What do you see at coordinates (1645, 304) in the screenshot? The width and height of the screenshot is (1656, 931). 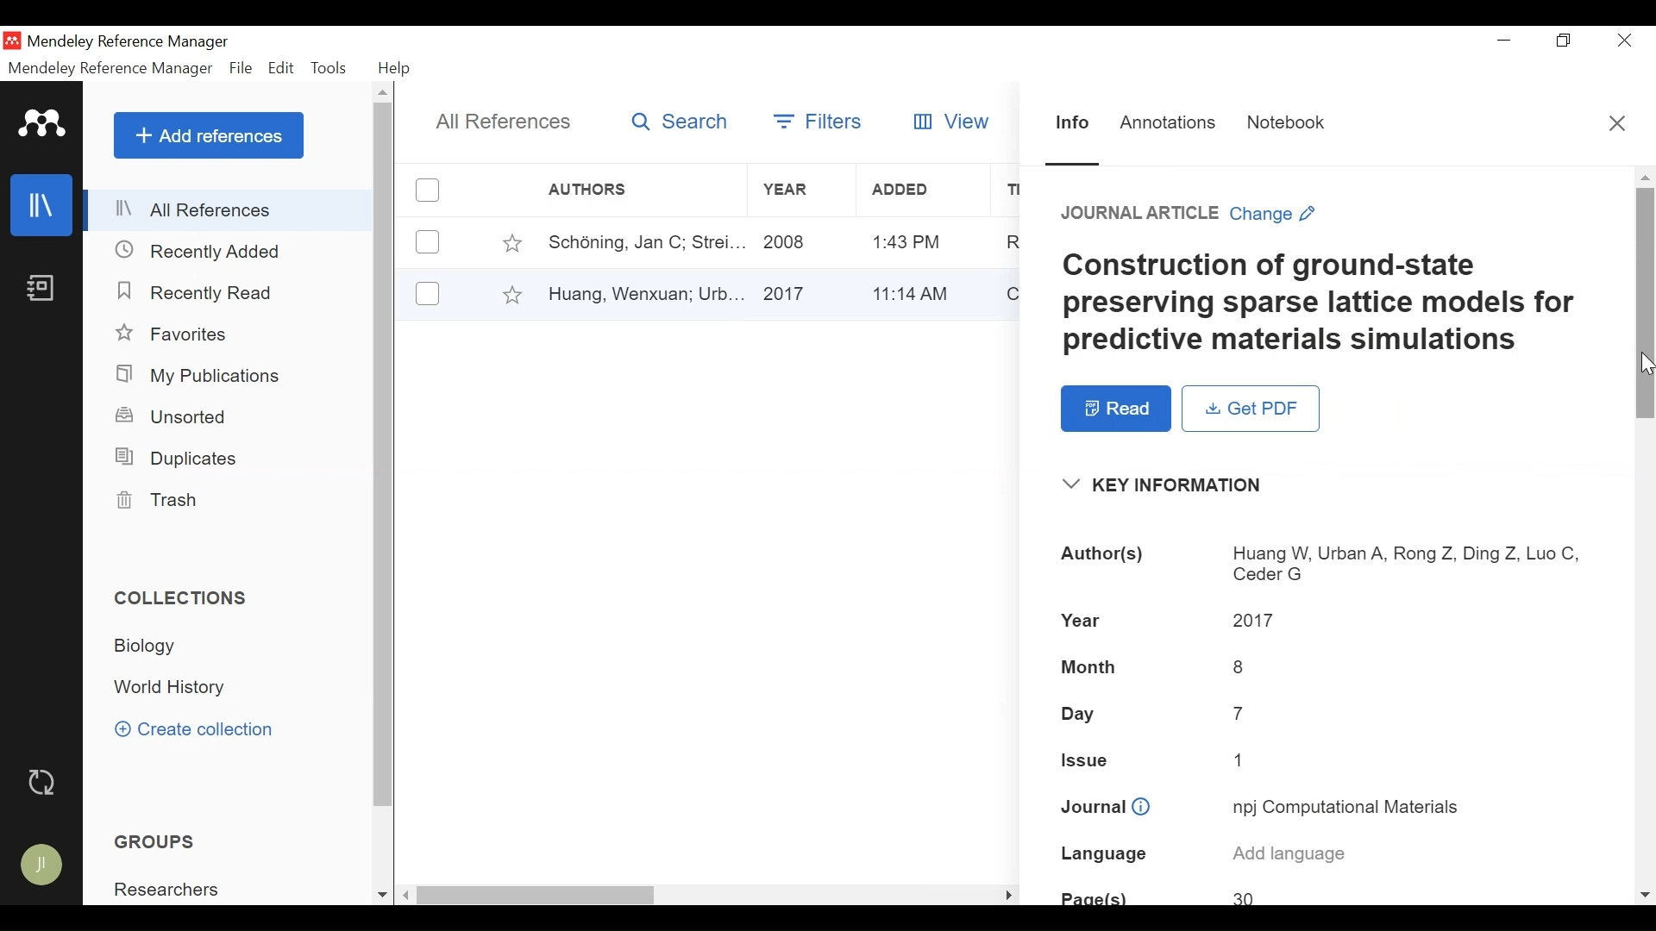 I see `Vertical Scroll bar` at bounding box center [1645, 304].